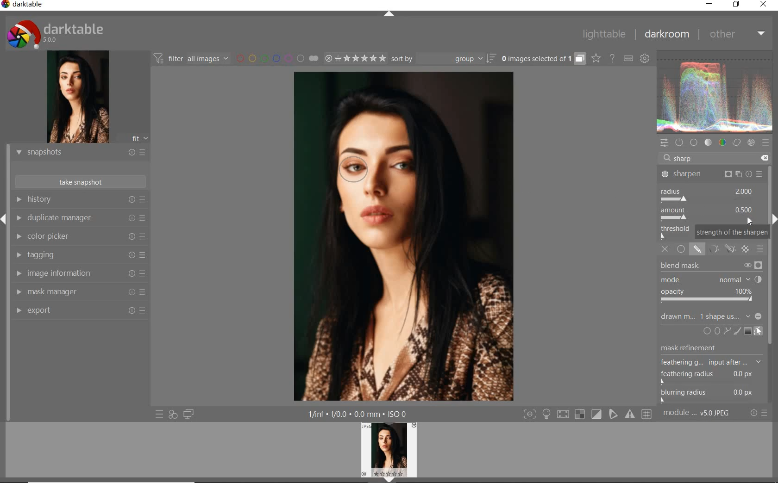 This screenshot has height=483, width=778. What do you see at coordinates (79, 153) in the screenshot?
I see `snapshots` at bounding box center [79, 153].